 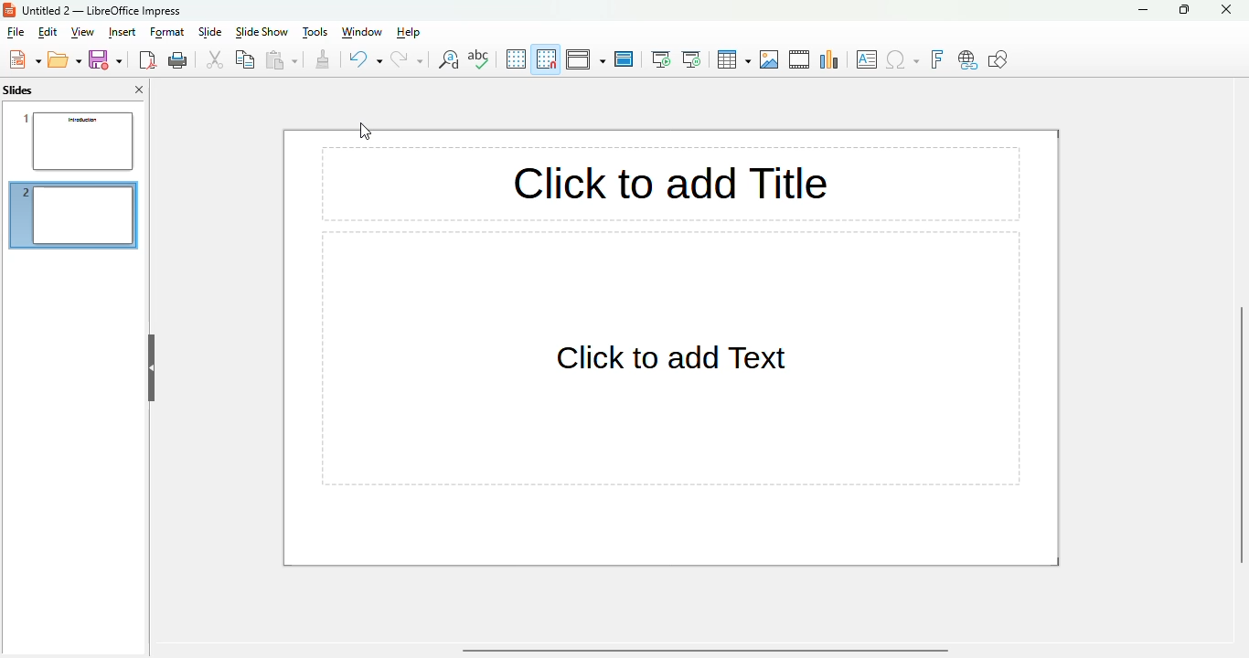 I want to click on logo, so click(x=9, y=9).